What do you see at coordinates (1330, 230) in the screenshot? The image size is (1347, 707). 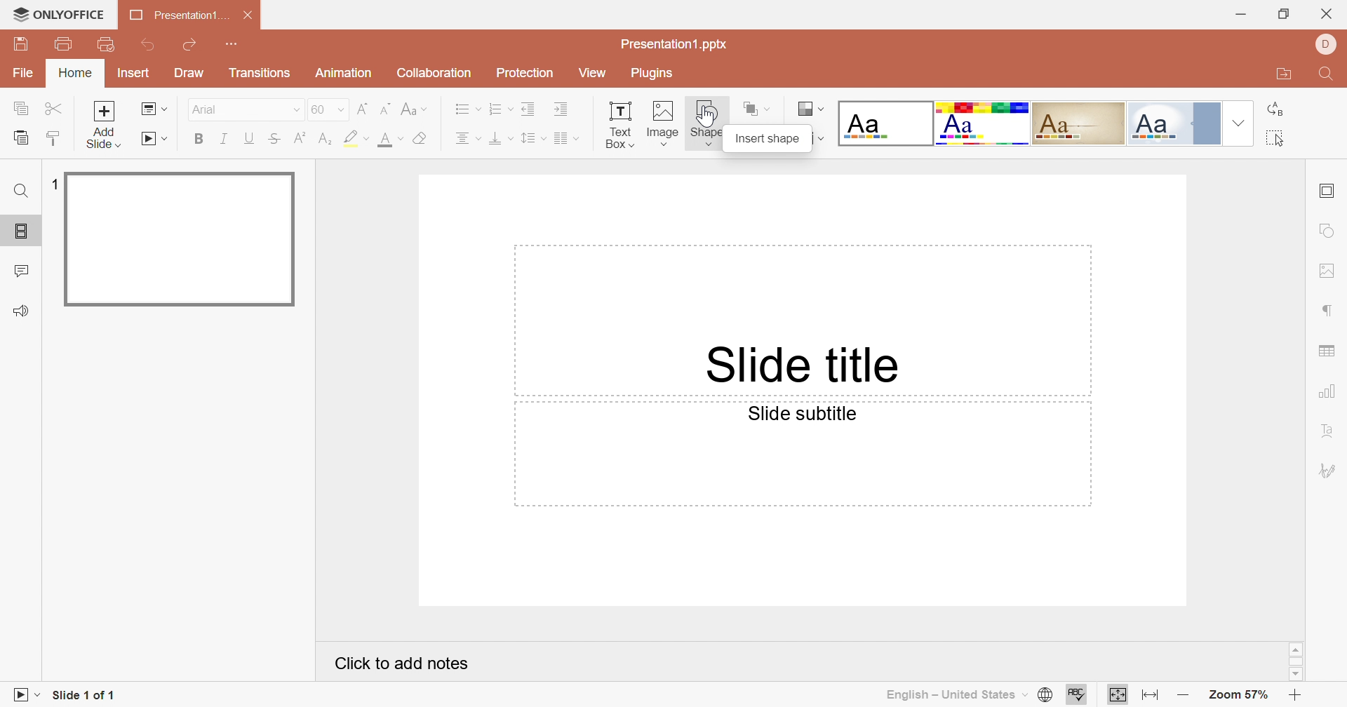 I see `Shape settings` at bounding box center [1330, 230].